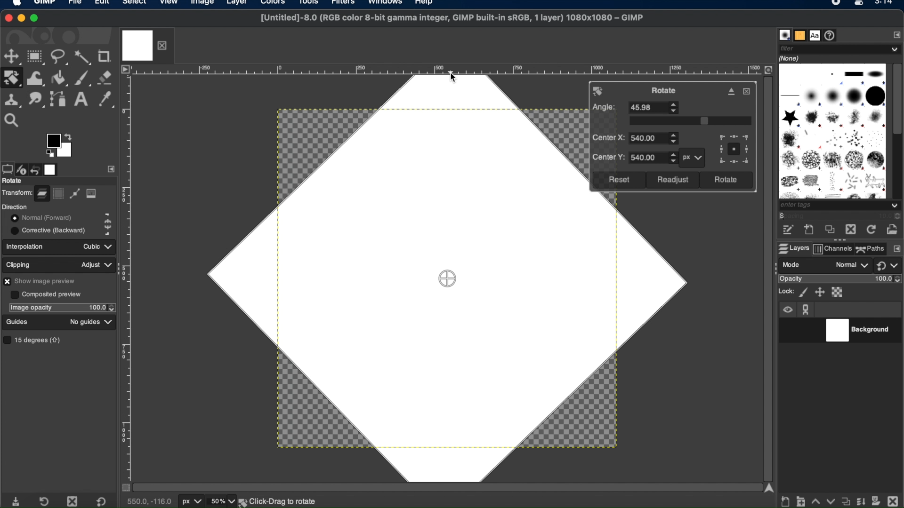 The height and width of the screenshot is (508, 904). I want to click on text tool , so click(81, 99).